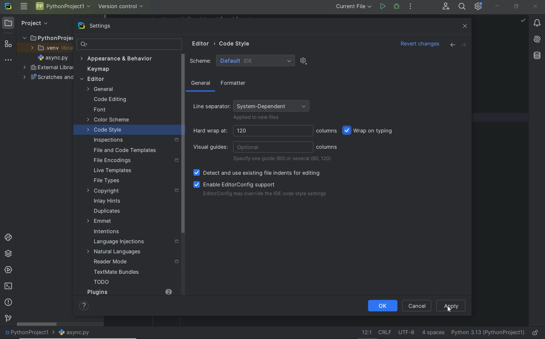 The height and width of the screenshot is (339, 545). Describe the element at coordinates (183, 144) in the screenshot. I see `Scroll Bar` at that location.